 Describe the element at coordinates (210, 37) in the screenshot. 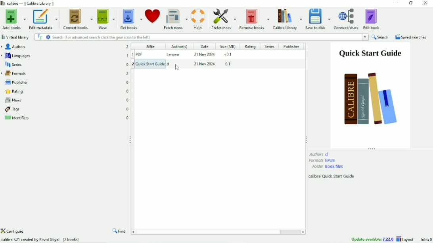

I see `Search` at that location.